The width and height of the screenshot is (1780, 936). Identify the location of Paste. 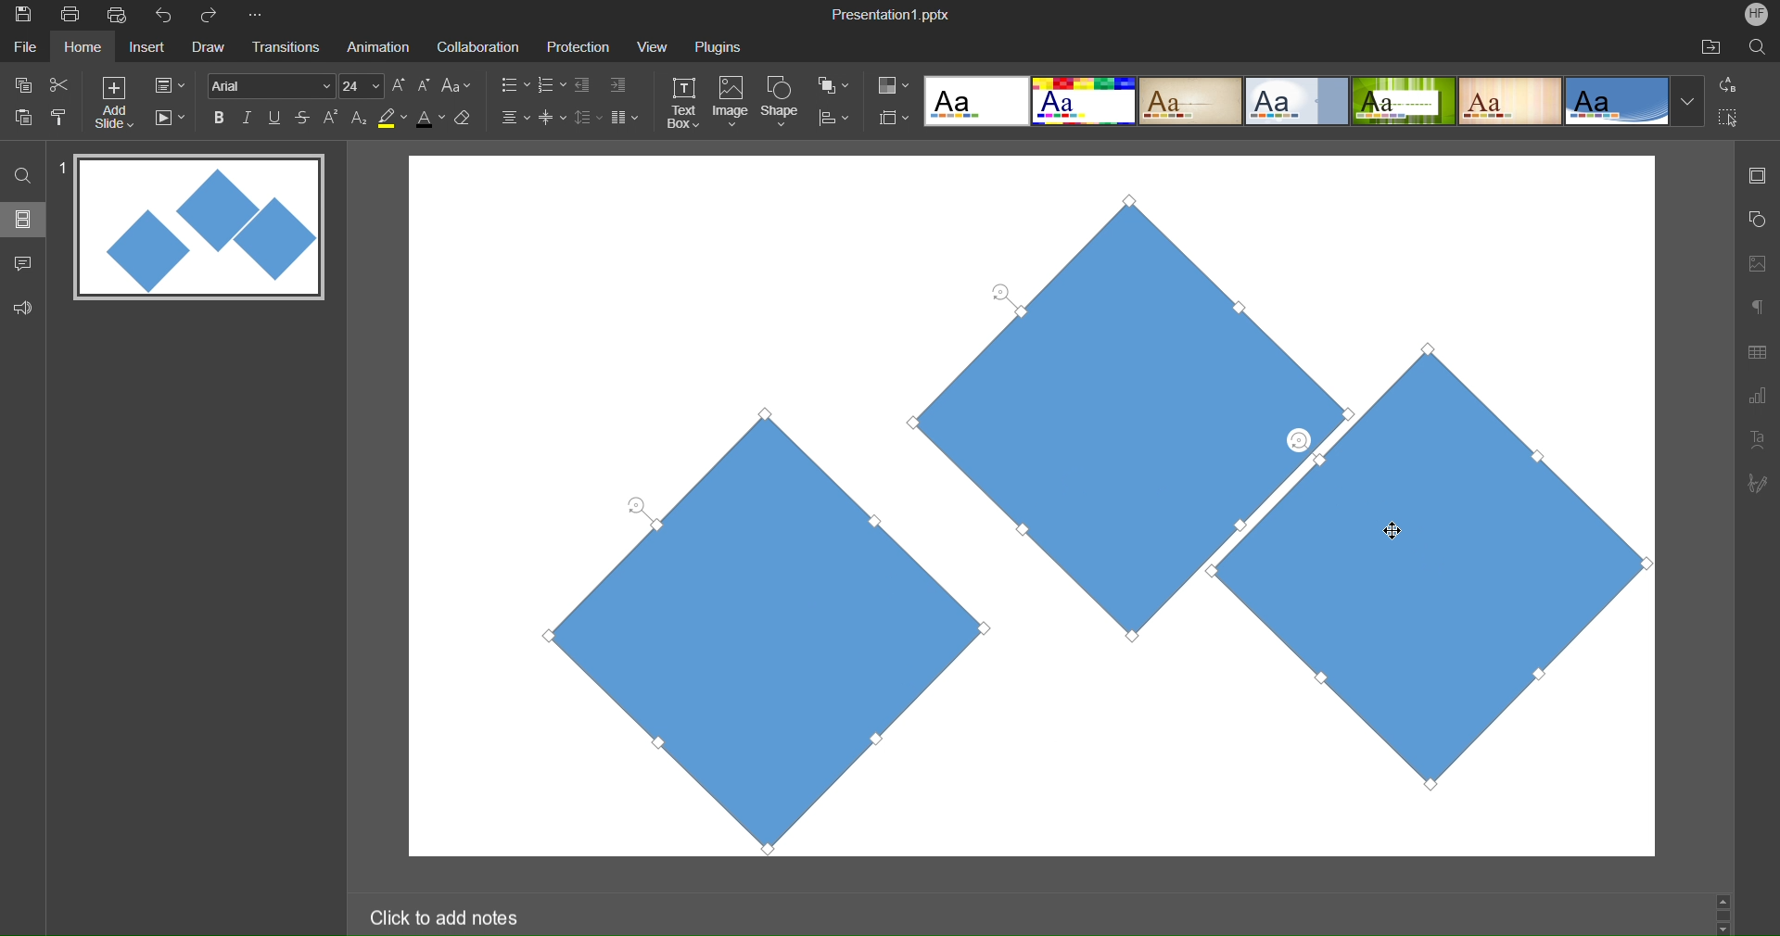
(24, 115).